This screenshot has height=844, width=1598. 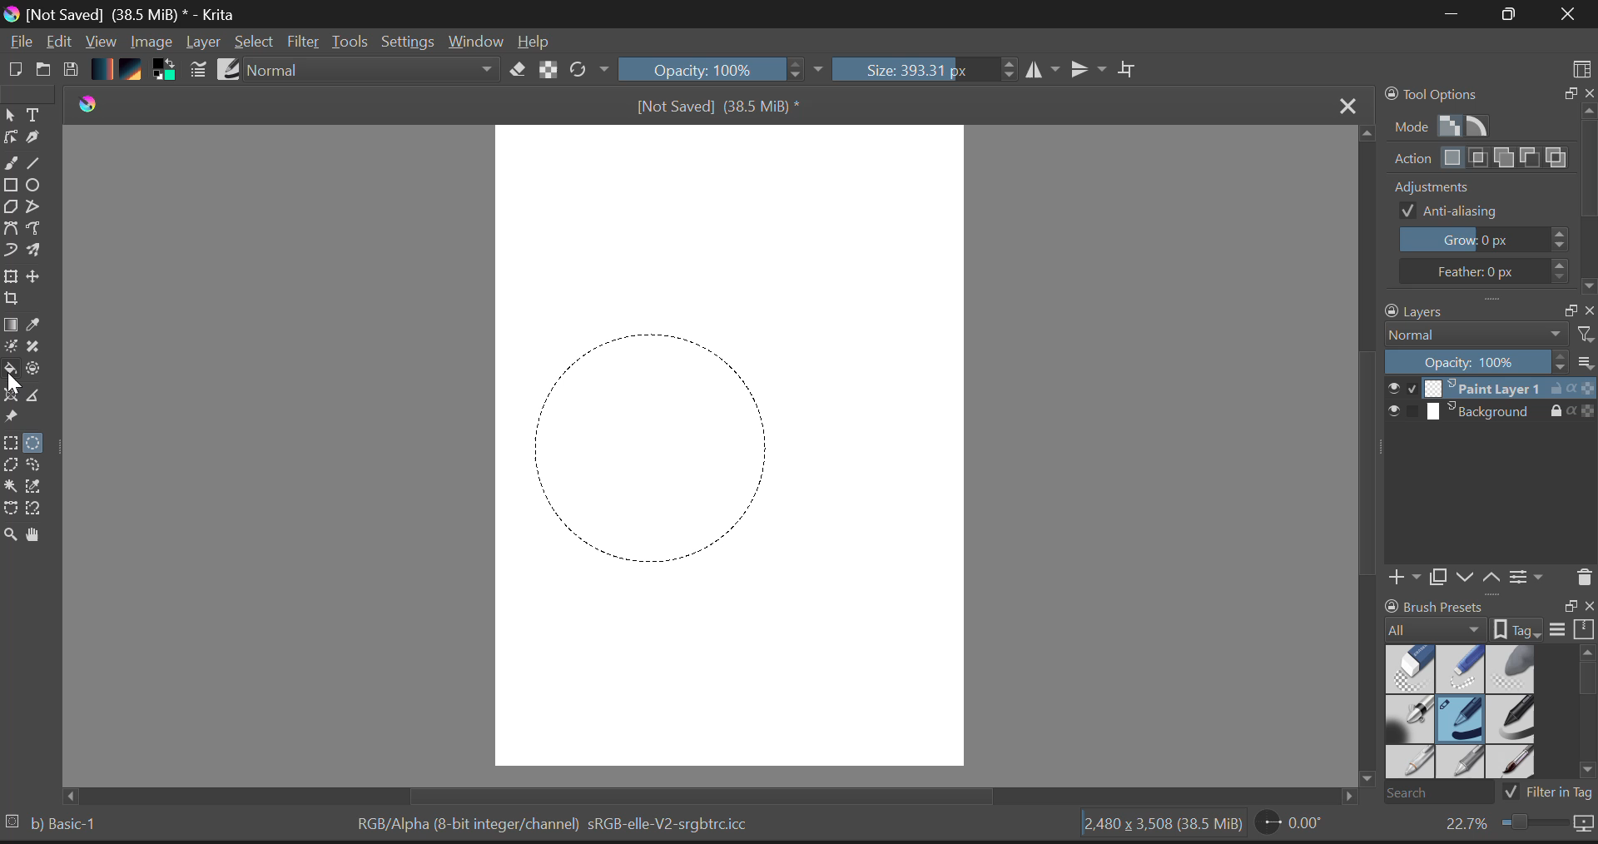 I want to click on Cursor on Fill, so click(x=15, y=370).